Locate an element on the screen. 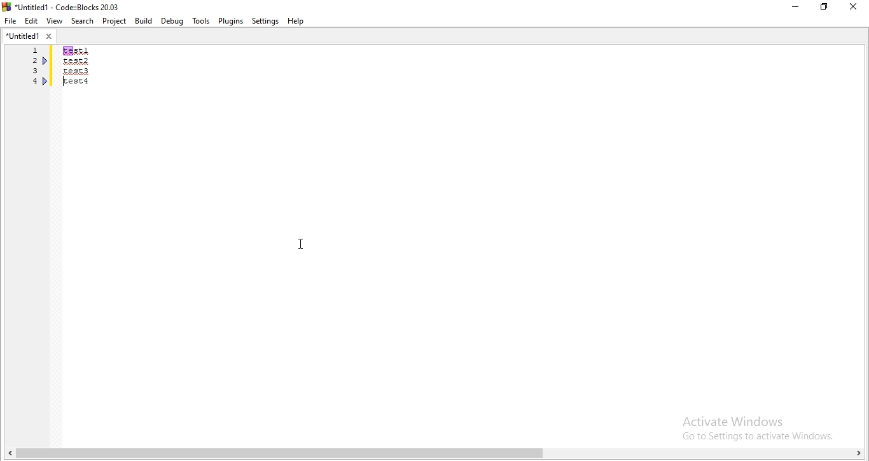  Edit  is located at coordinates (32, 21).